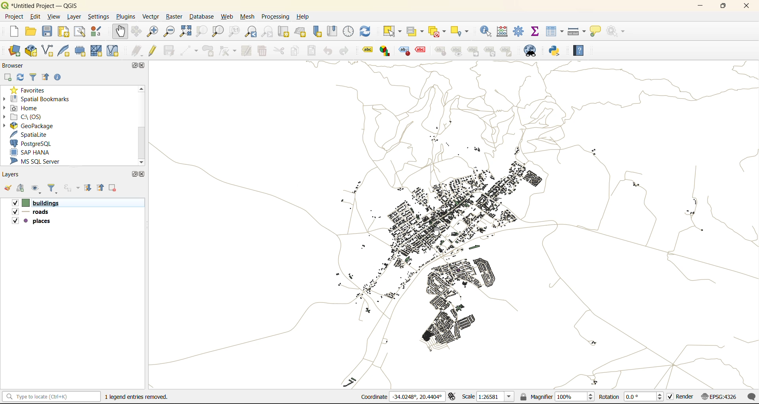 This screenshot has height=404, width=759. Describe the element at coordinates (153, 50) in the screenshot. I see `toggle edits` at that location.